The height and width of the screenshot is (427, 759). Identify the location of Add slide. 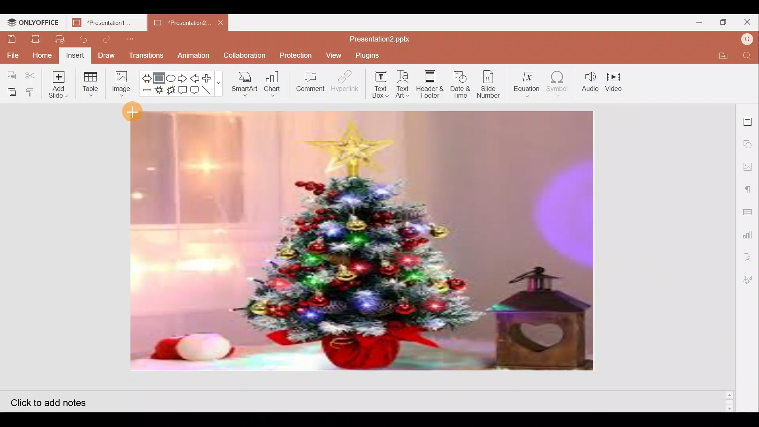
(59, 85).